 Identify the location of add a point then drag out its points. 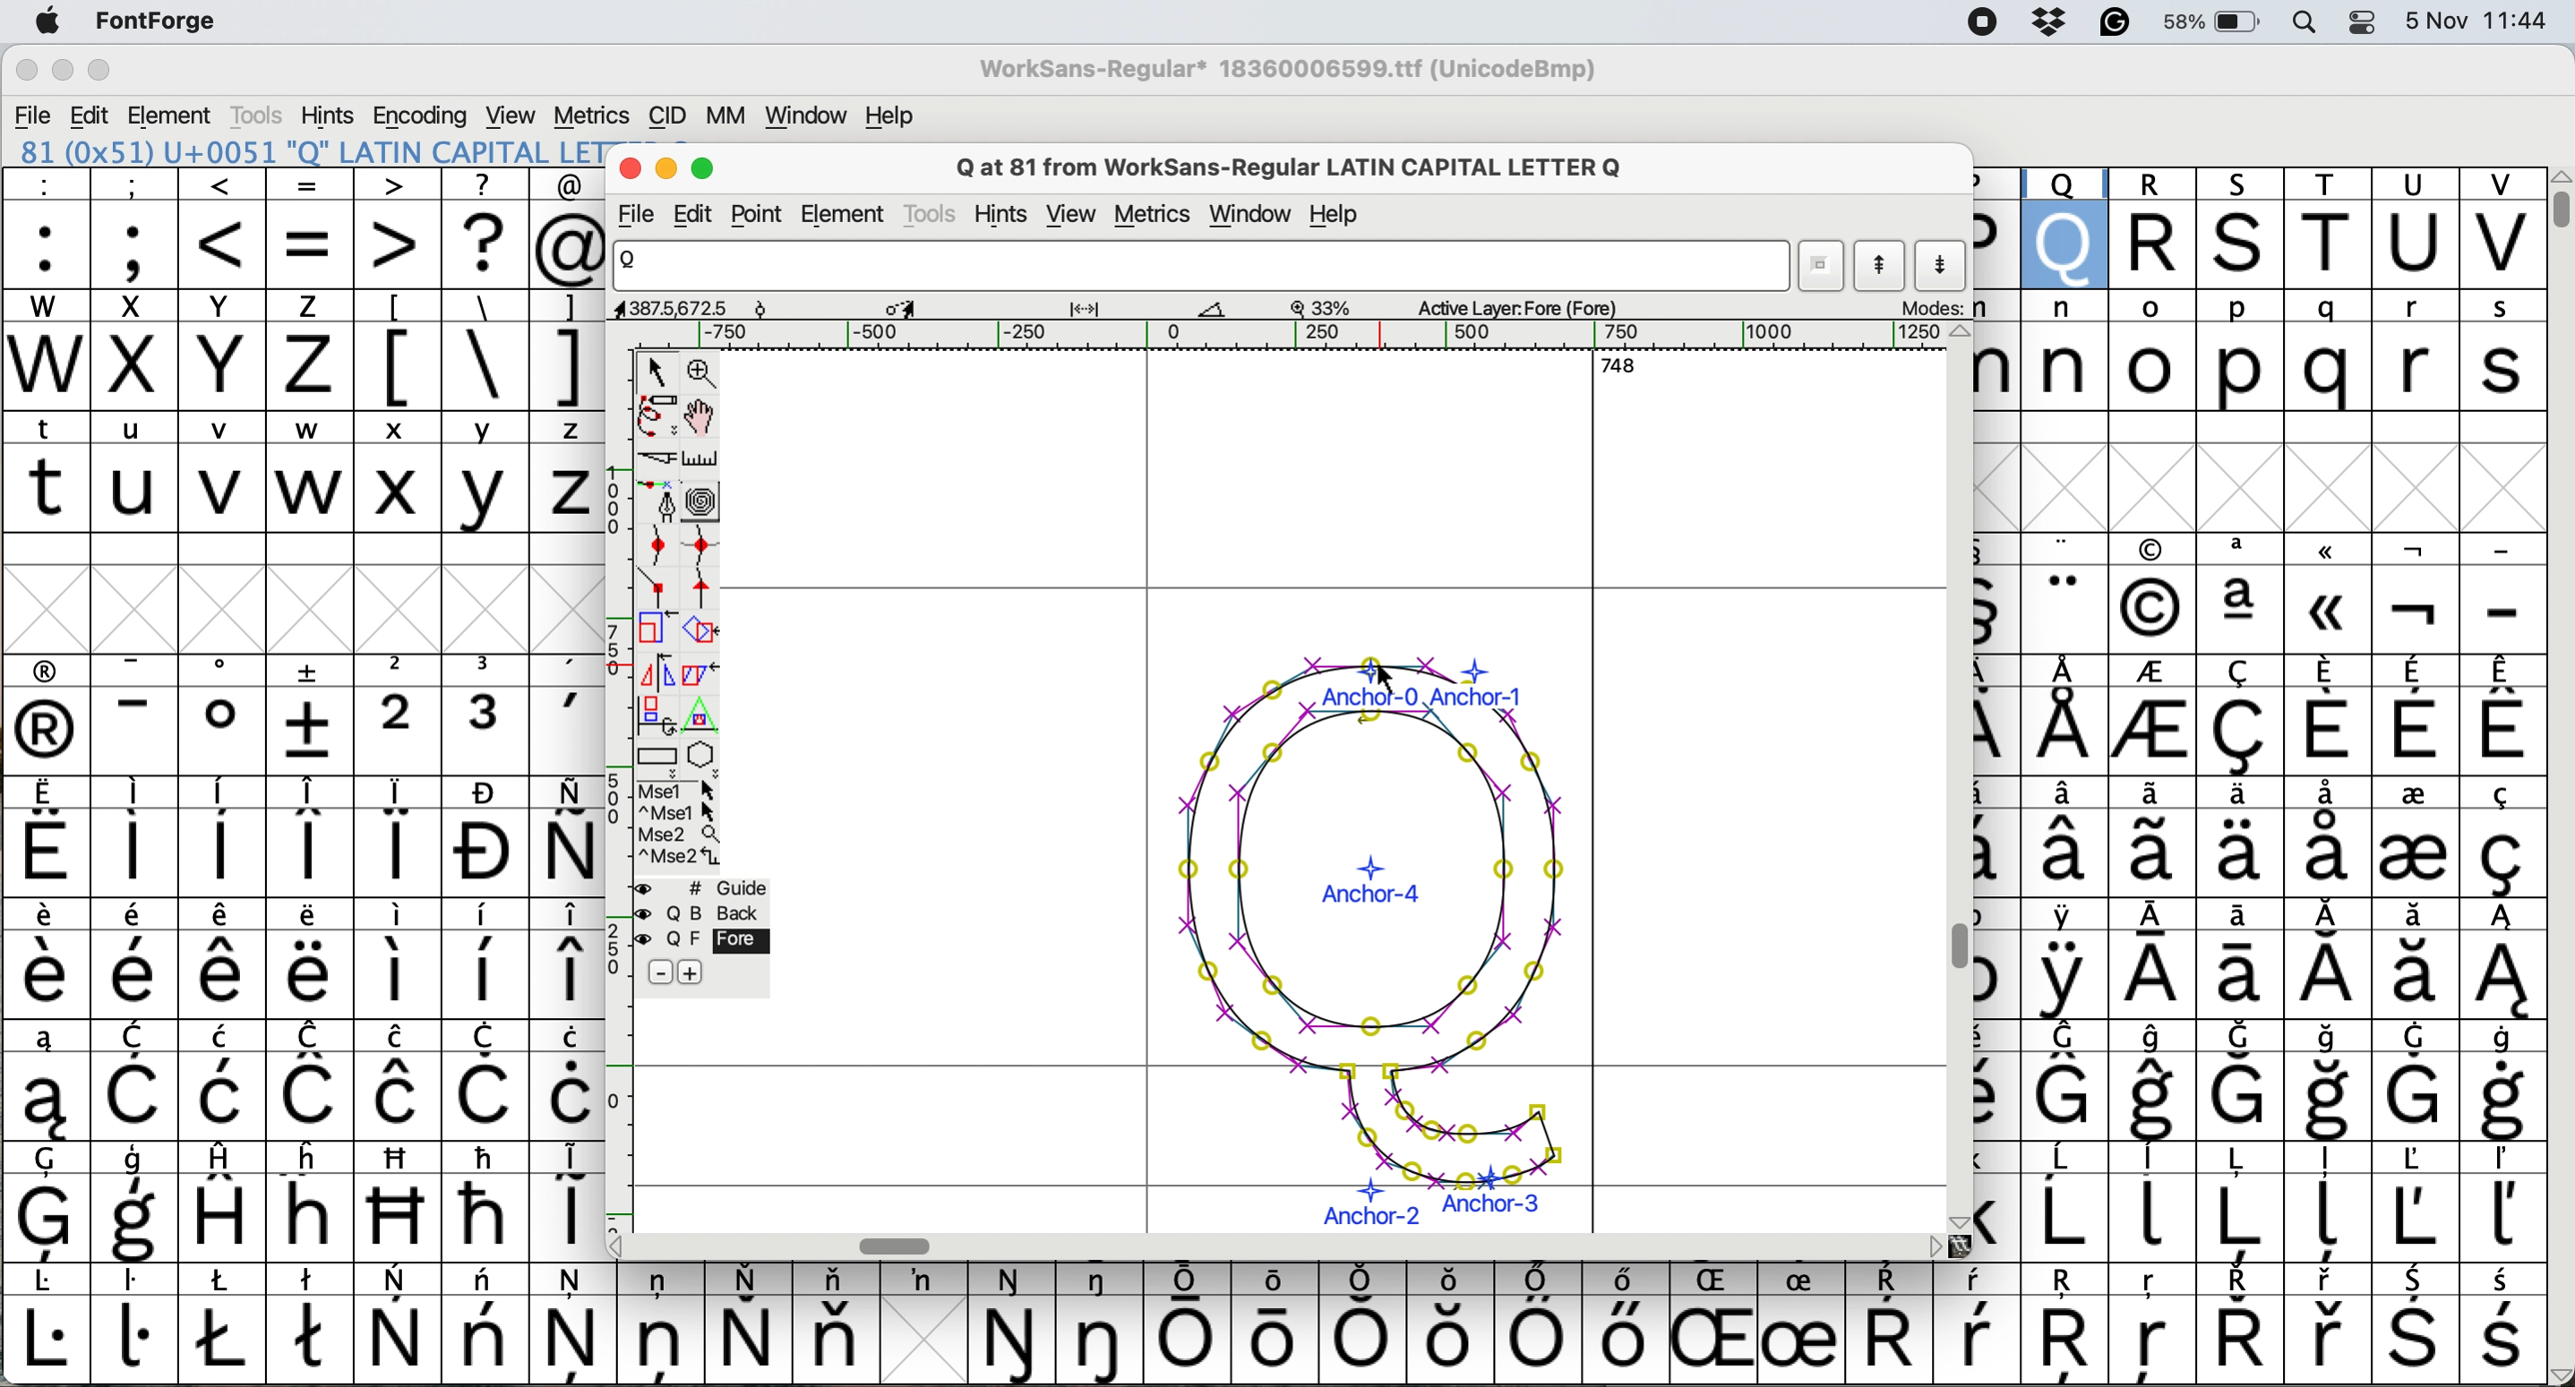
(657, 504).